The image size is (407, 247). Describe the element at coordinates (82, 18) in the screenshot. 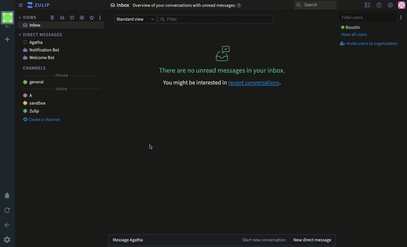

I see `Tag` at that location.